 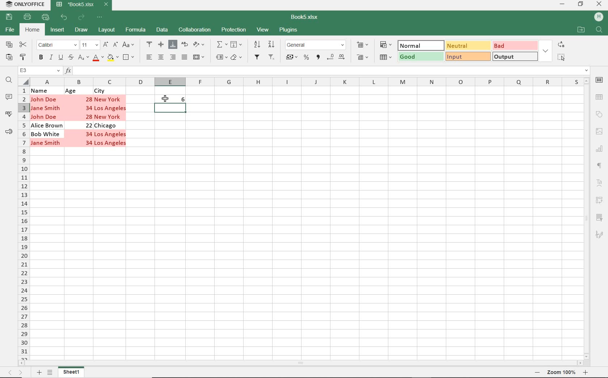 I want to click on 28, so click(x=90, y=117).